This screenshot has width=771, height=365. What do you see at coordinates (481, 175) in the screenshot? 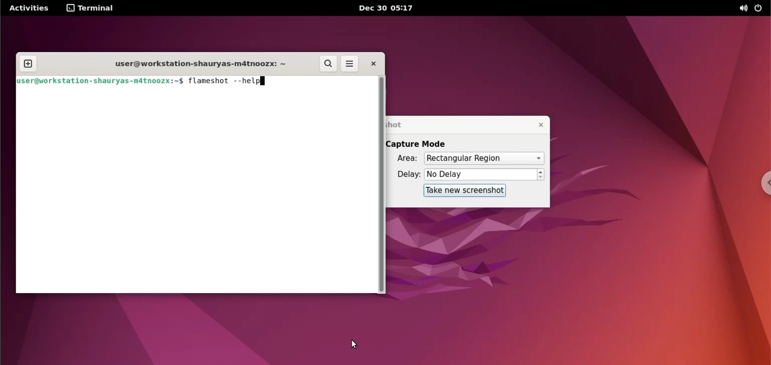
I see `delay options` at bounding box center [481, 175].